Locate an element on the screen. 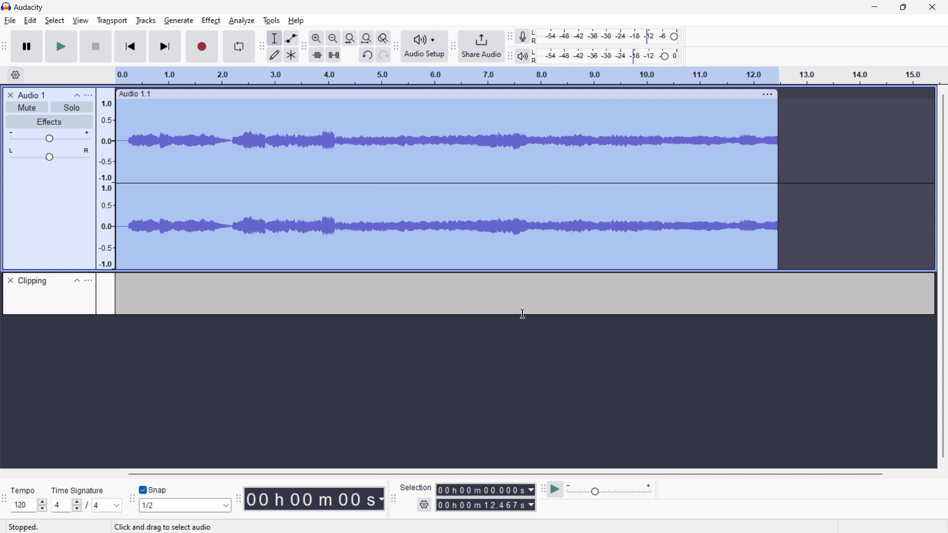 The width and height of the screenshot is (948, 533). play at speed is located at coordinates (555, 489).